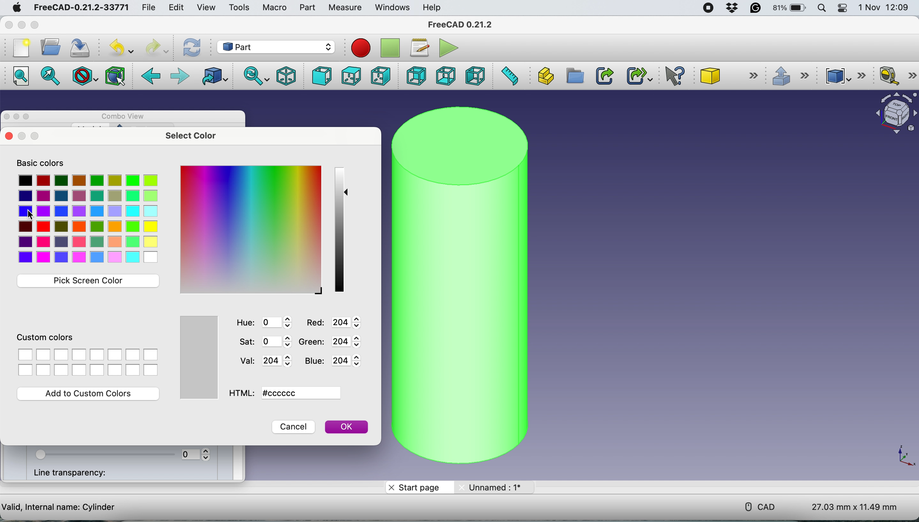 The width and height of the screenshot is (919, 522). What do you see at coordinates (277, 8) in the screenshot?
I see `macro` at bounding box center [277, 8].